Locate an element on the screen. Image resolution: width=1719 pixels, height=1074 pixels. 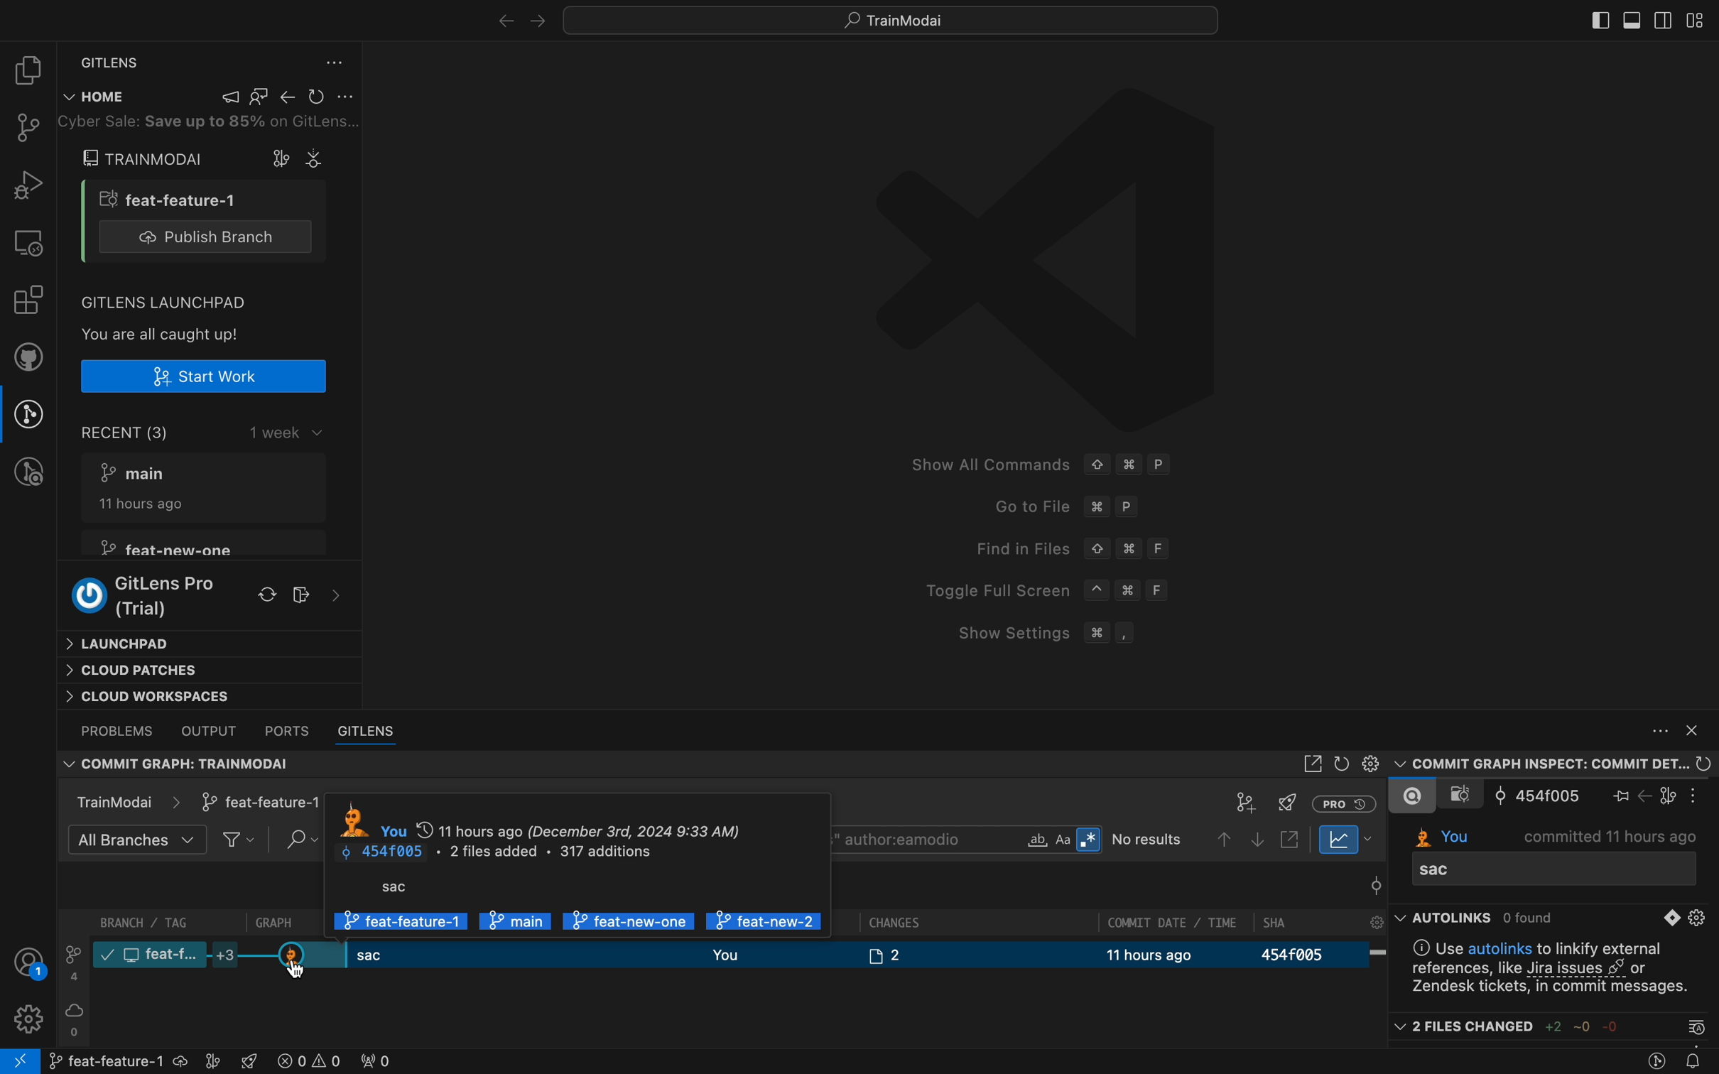
author information  is located at coordinates (580, 865).